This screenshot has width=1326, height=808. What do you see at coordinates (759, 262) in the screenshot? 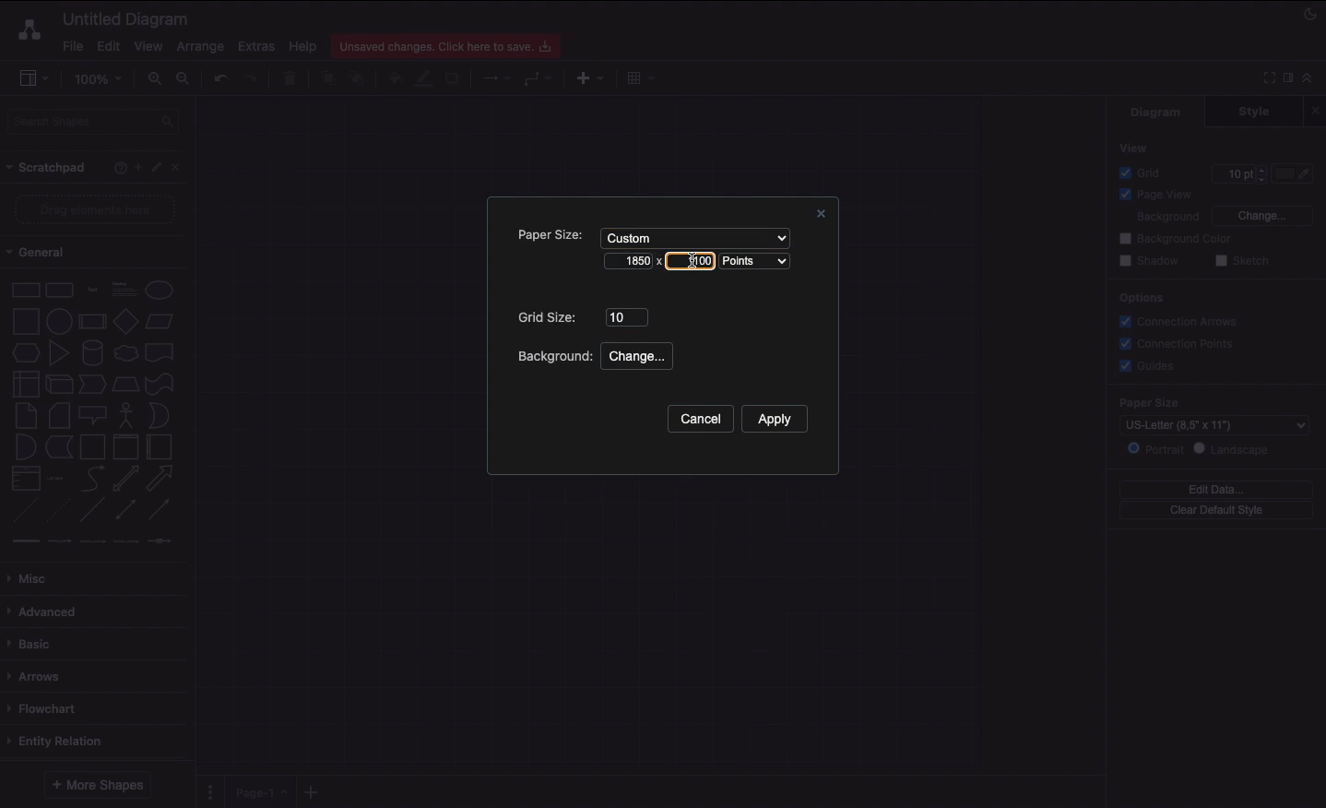
I see `Points ` at bounding box center [759, 262].